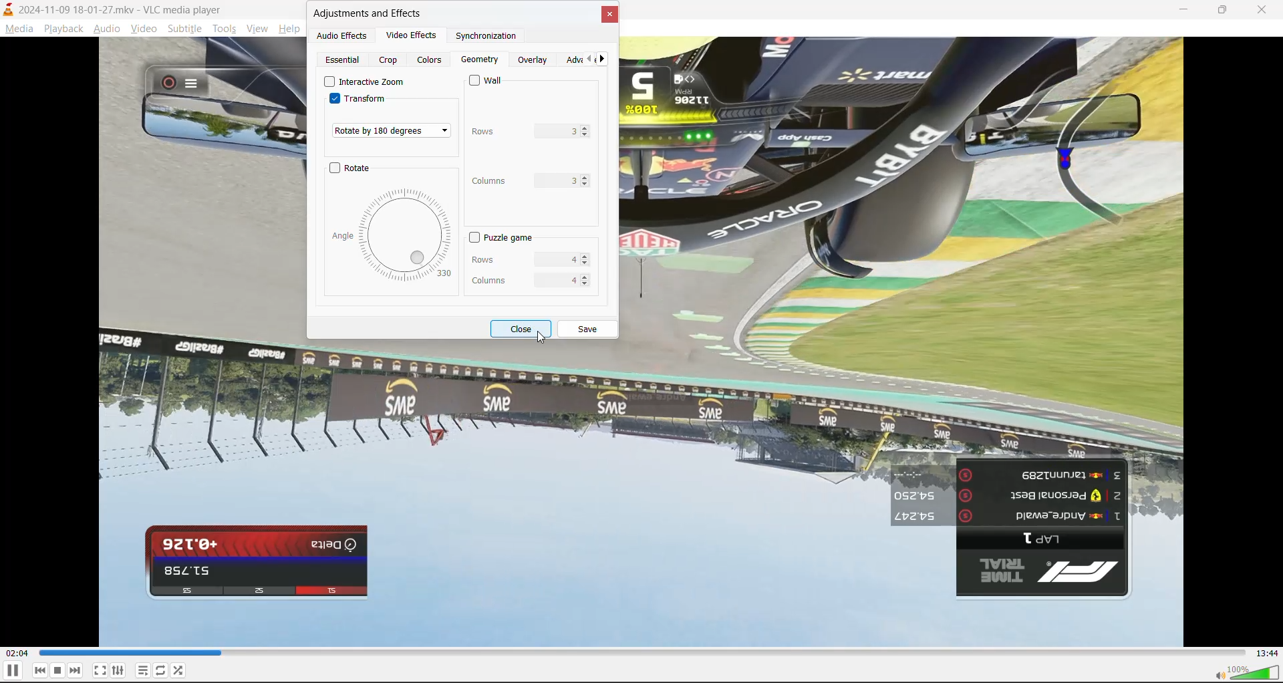  Describe the element at coordinates (587, 136) in the screenshot. I see `decrease` at that location.